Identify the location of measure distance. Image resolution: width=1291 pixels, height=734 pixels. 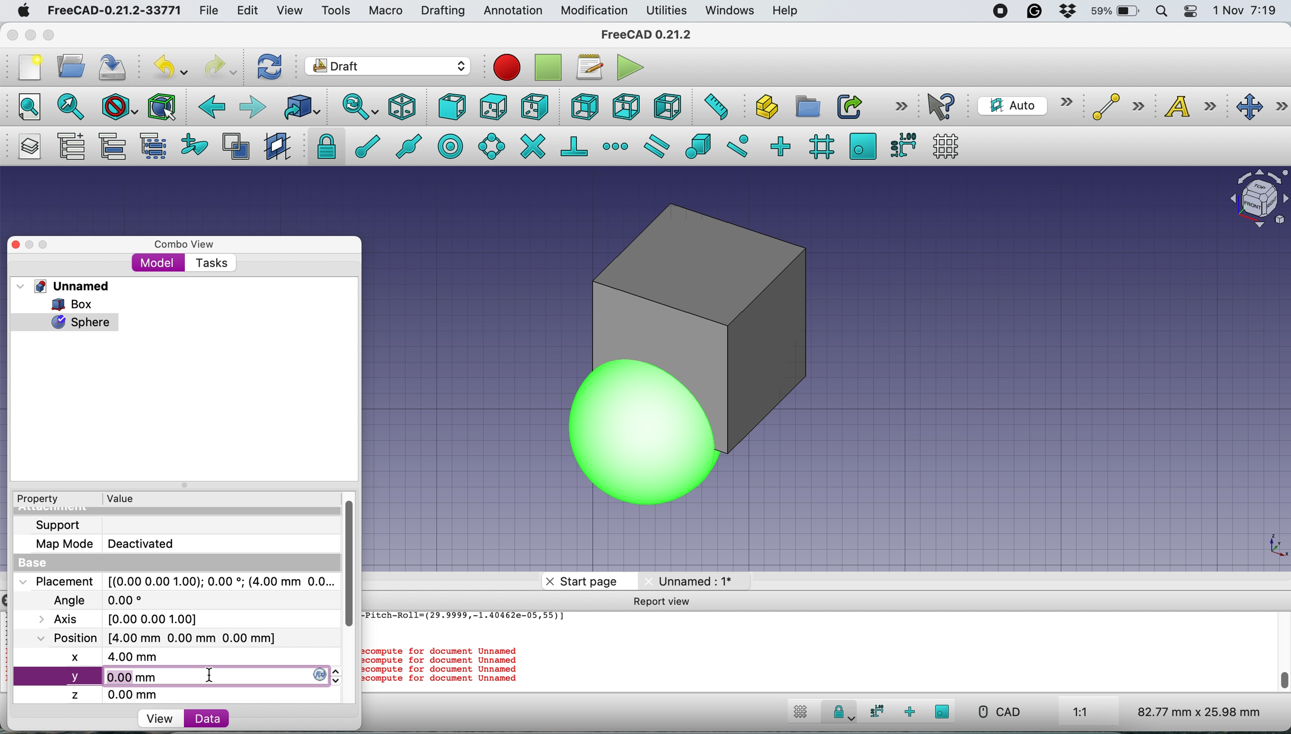
(713, 105).